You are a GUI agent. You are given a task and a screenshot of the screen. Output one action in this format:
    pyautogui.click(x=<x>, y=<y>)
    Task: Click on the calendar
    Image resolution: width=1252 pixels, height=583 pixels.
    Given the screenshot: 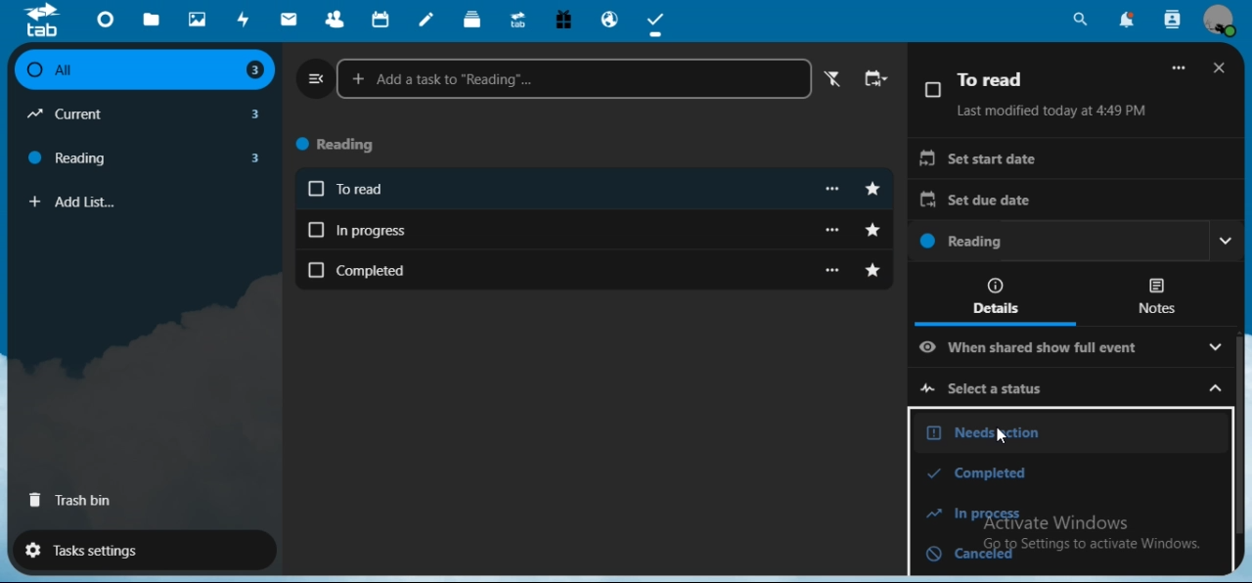 What is the action you would take?
    pyautogui.click(x=381, y=19)
    